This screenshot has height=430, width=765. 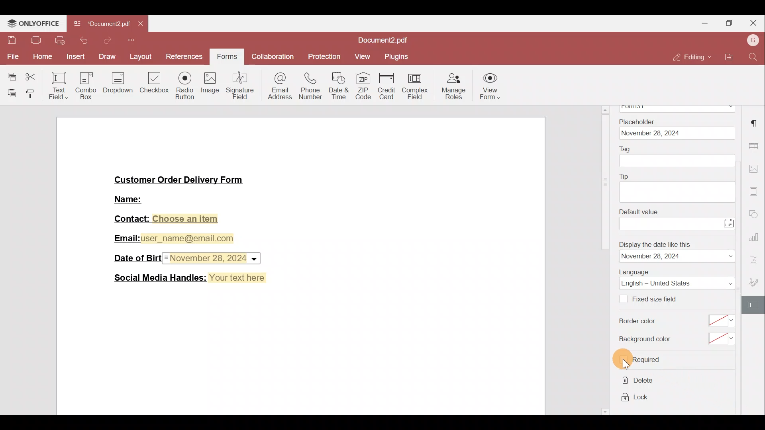 I want to click on Forms, so click(x=226, y=57).